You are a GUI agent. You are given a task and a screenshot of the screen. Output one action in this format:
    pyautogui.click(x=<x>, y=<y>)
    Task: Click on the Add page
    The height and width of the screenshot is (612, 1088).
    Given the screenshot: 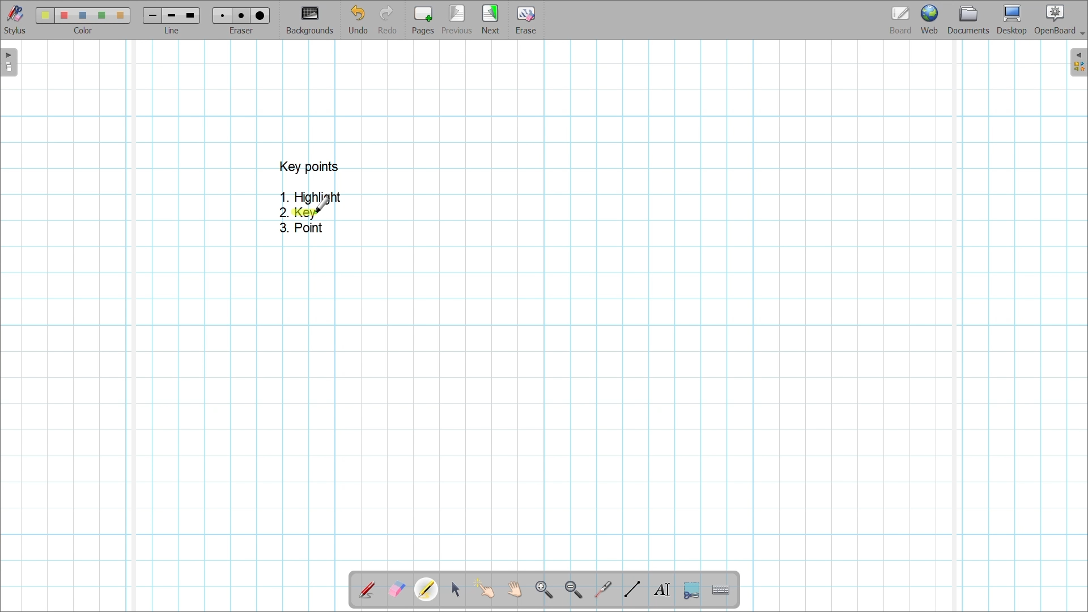 What is the action you would take?
    pyautogui.click(x=423, y=20)
    